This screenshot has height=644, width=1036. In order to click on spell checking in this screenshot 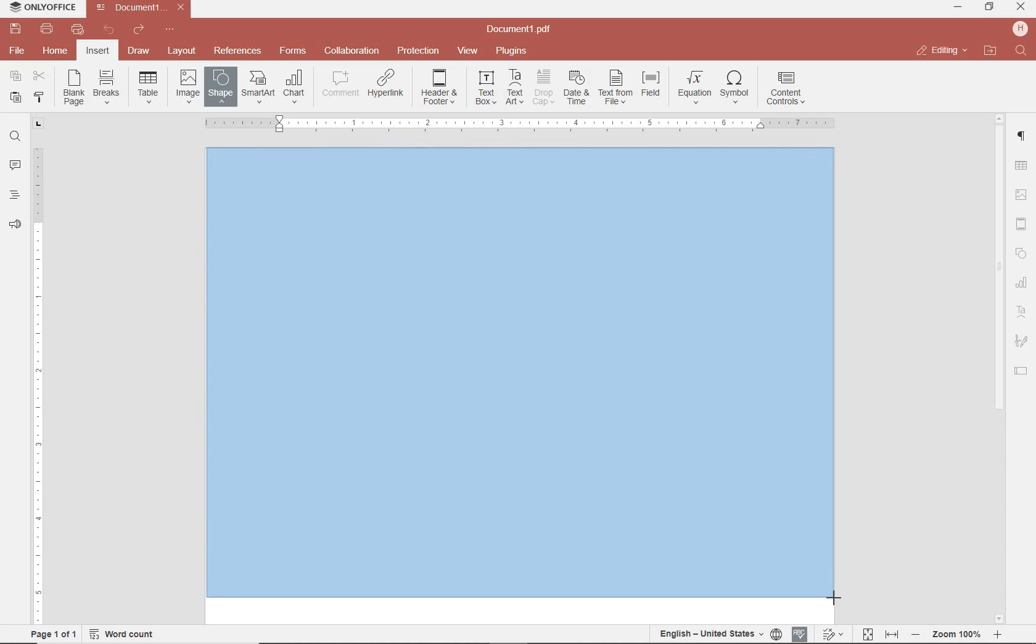, I will do `click(800, 634)`.